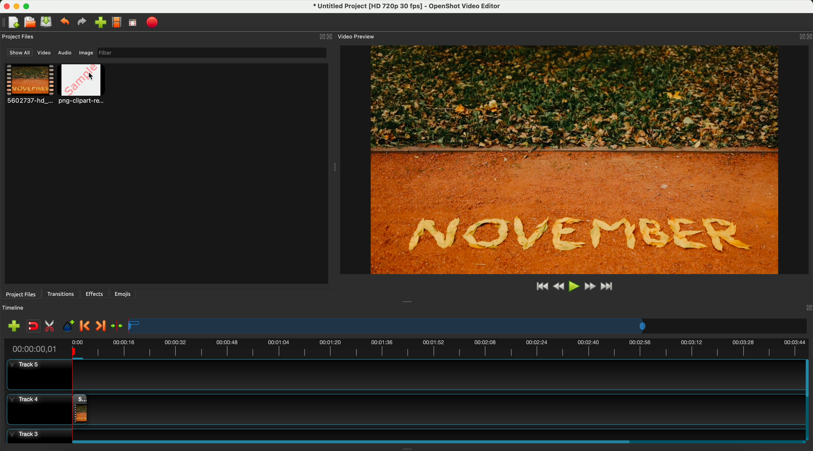 The height and width of the screenshot is (451, 813). I want to click on scroll bar, so click(808, 400).